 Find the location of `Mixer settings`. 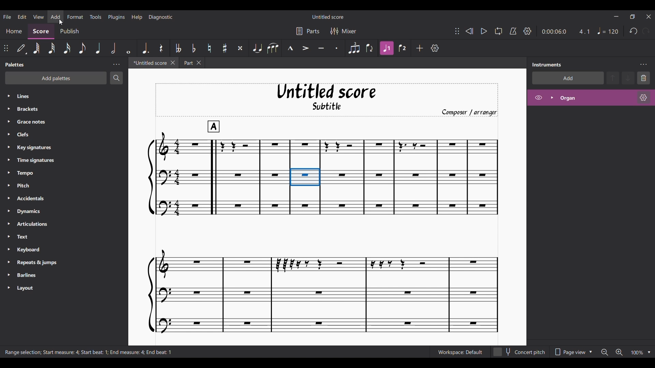

Mixer settings is located at coordinates (343, 31).